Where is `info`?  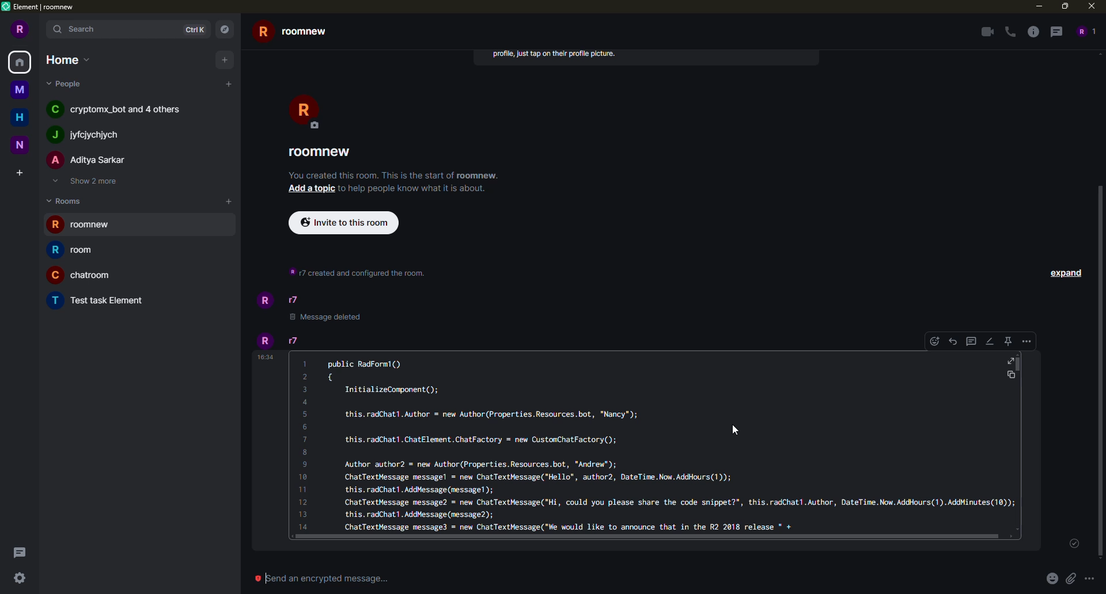 info is located at coordinates (392, 173).